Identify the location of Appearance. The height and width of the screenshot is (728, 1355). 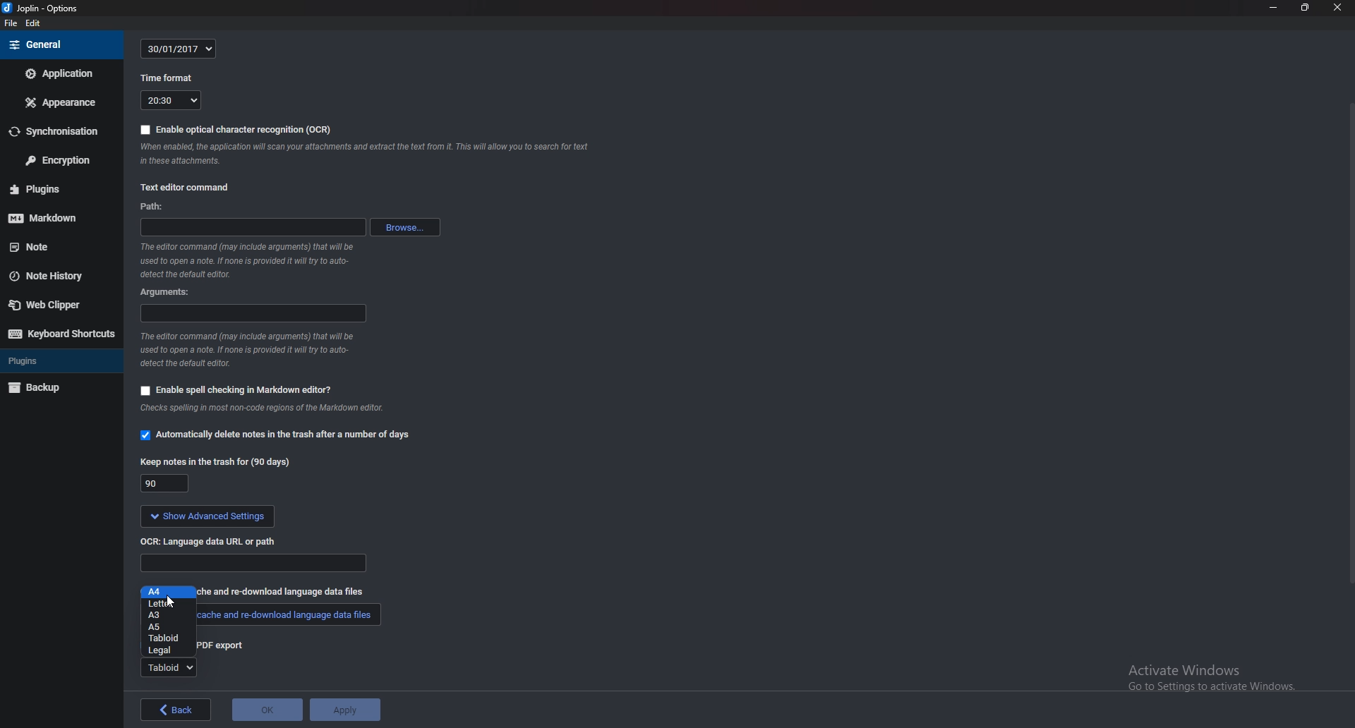
(61, 102).